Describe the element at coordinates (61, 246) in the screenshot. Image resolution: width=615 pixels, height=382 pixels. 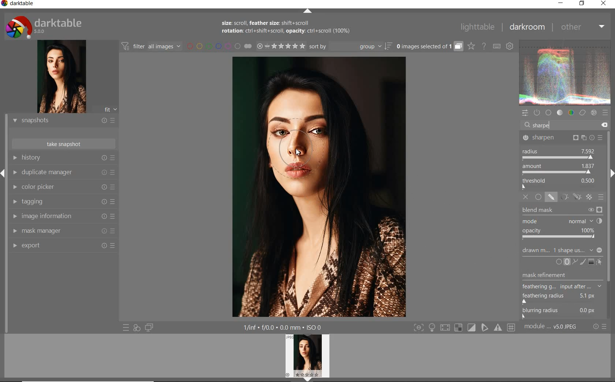
I see `EXPORT` at that location.